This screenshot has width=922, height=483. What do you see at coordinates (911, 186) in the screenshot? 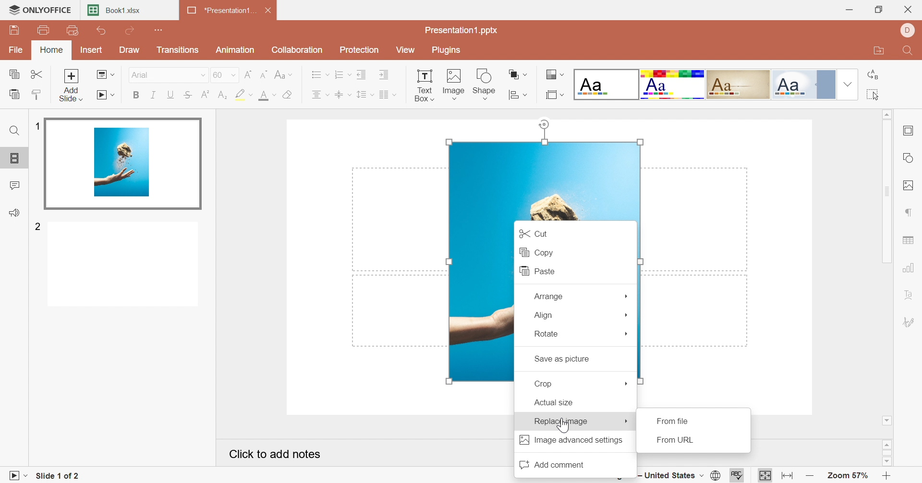
I see `image settings` at bounding box center [911, 186].